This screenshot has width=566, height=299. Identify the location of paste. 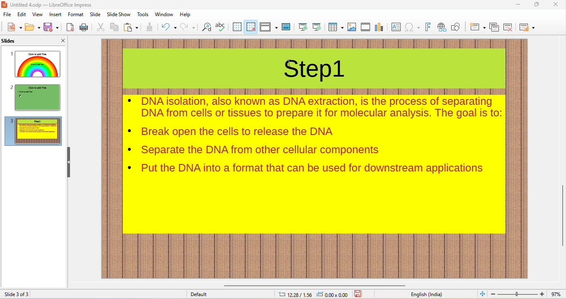
(131, 28).